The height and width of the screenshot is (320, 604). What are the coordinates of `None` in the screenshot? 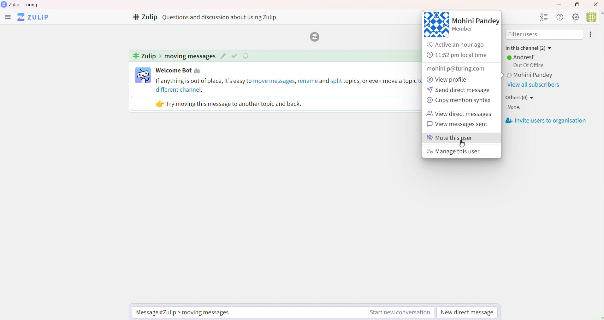 It's located at (514, 108).